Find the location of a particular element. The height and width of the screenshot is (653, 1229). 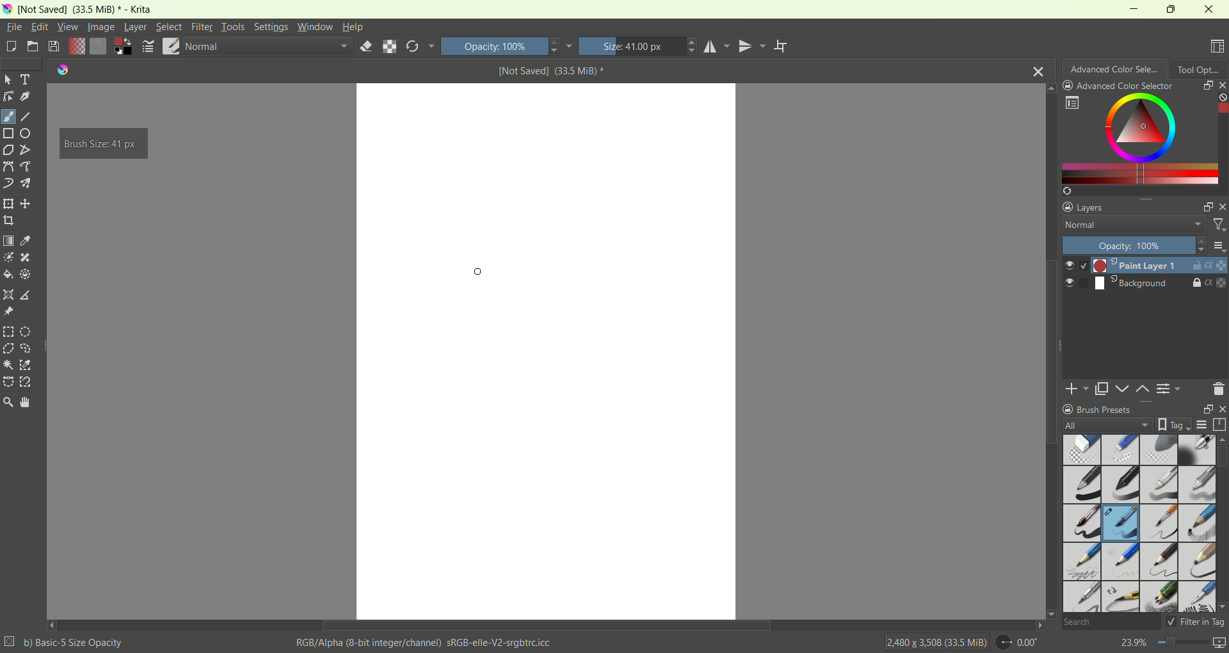

horizontal mirror tool is located at coordinates (718, 46).